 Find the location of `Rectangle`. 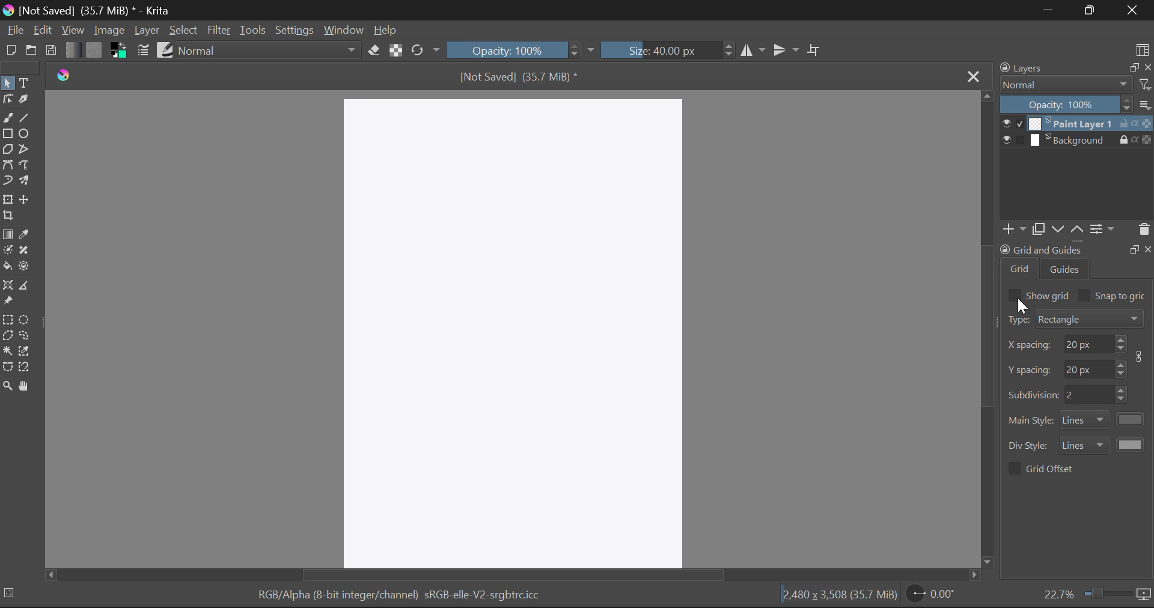

Rectangle is located at coordinates (8, 135).